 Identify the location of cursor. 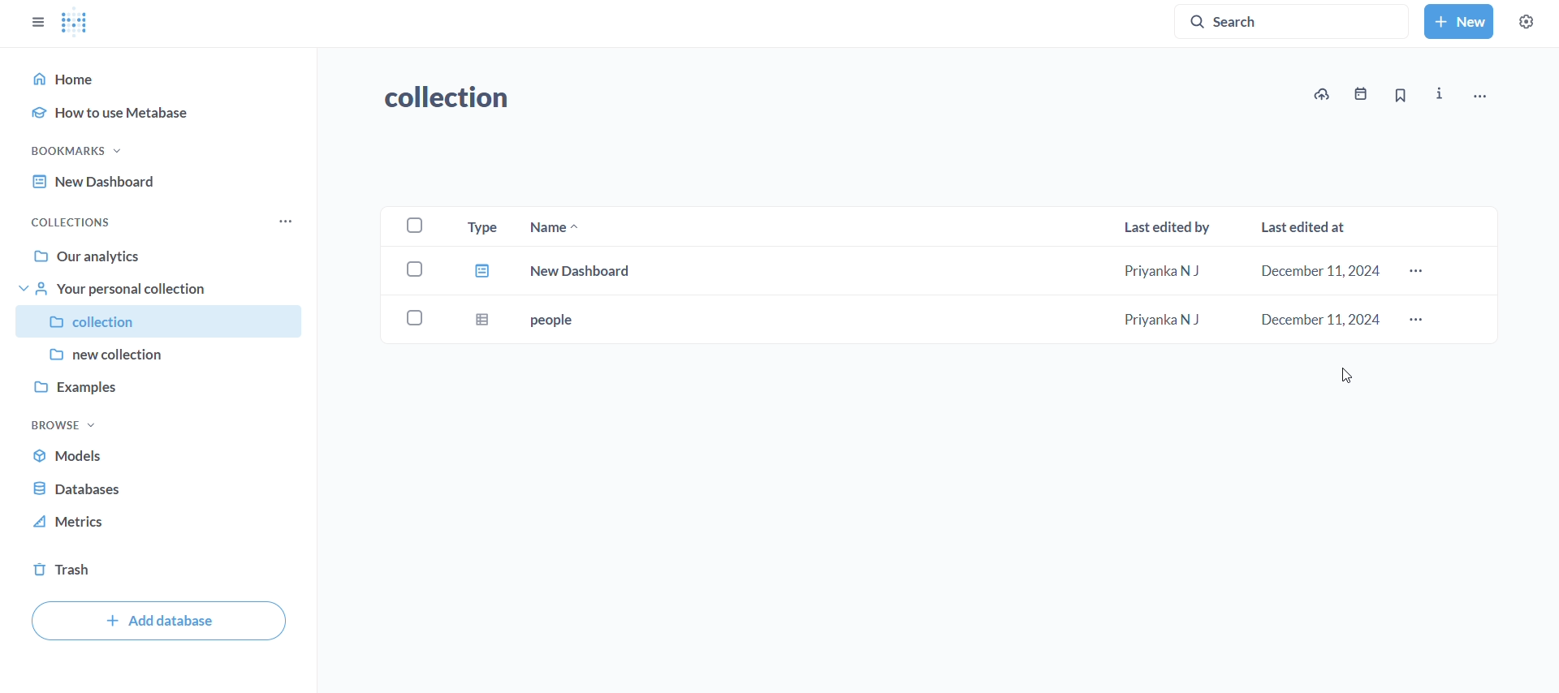
(1350, 377).